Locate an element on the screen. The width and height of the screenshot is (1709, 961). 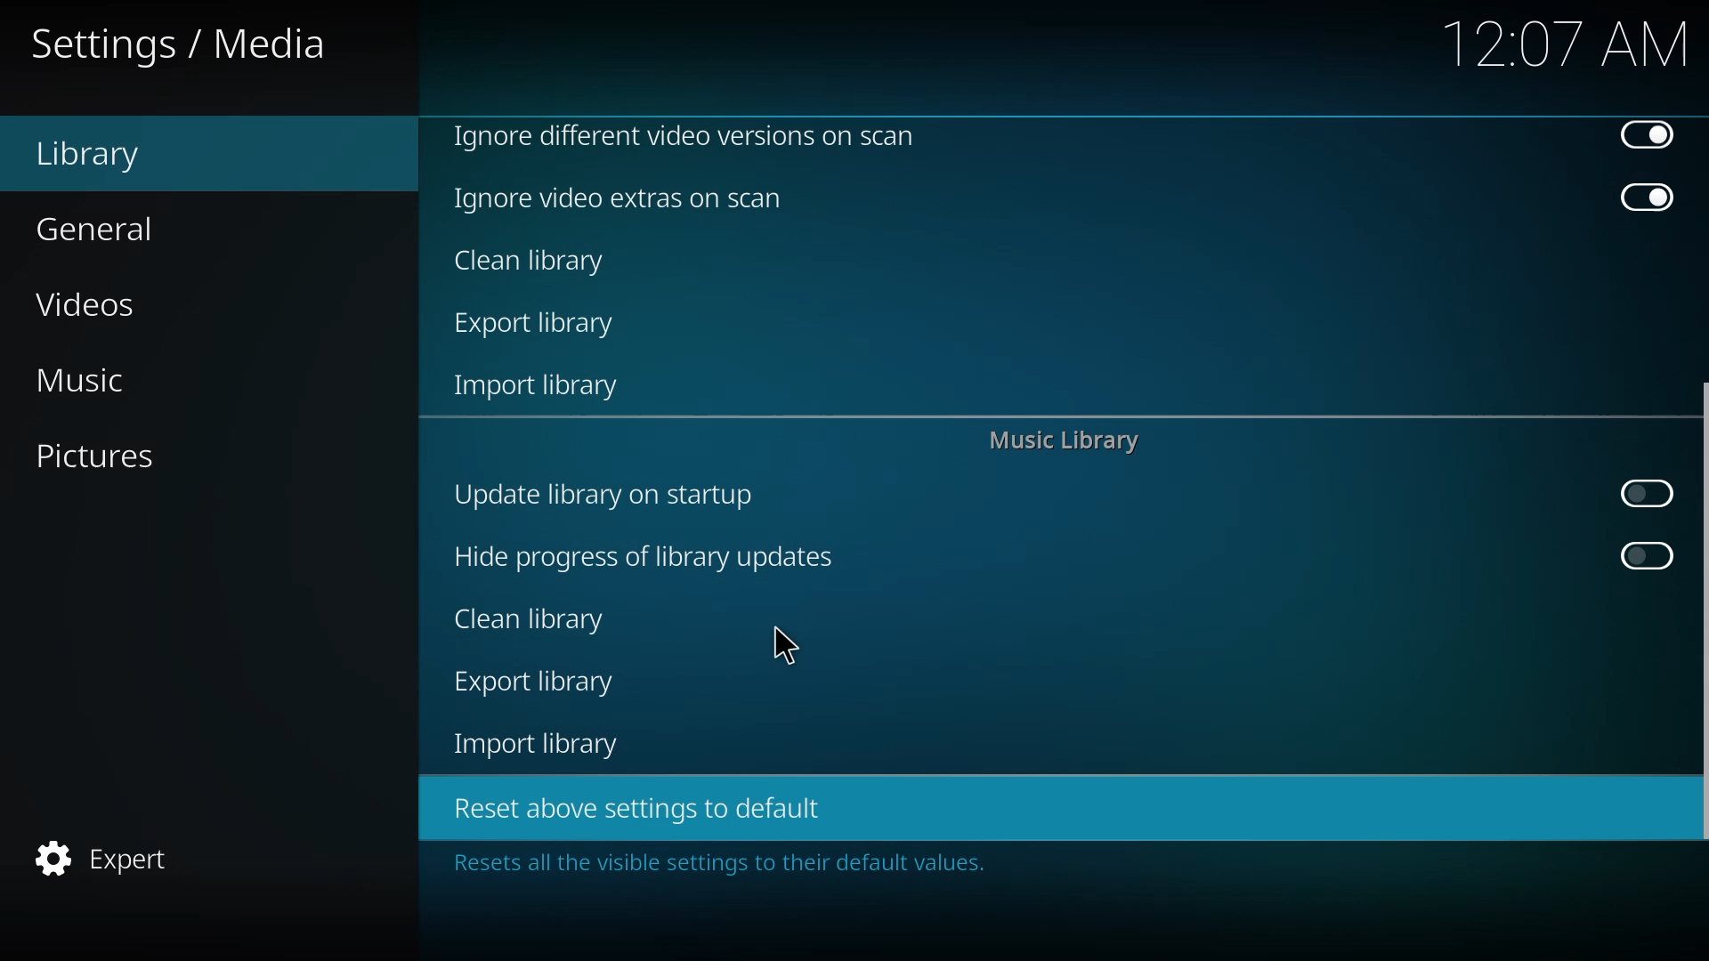
disabled is located at coordinates (1646, 136).